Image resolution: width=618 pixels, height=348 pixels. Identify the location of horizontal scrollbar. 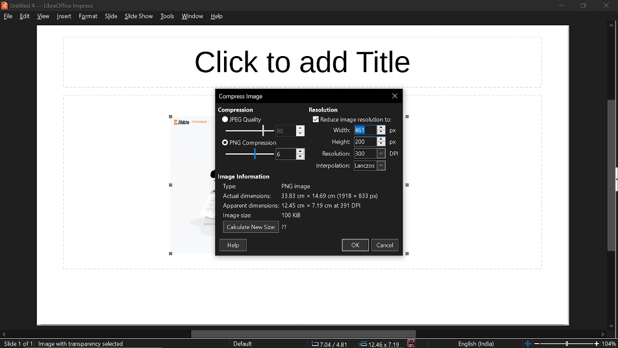
(302, 333).